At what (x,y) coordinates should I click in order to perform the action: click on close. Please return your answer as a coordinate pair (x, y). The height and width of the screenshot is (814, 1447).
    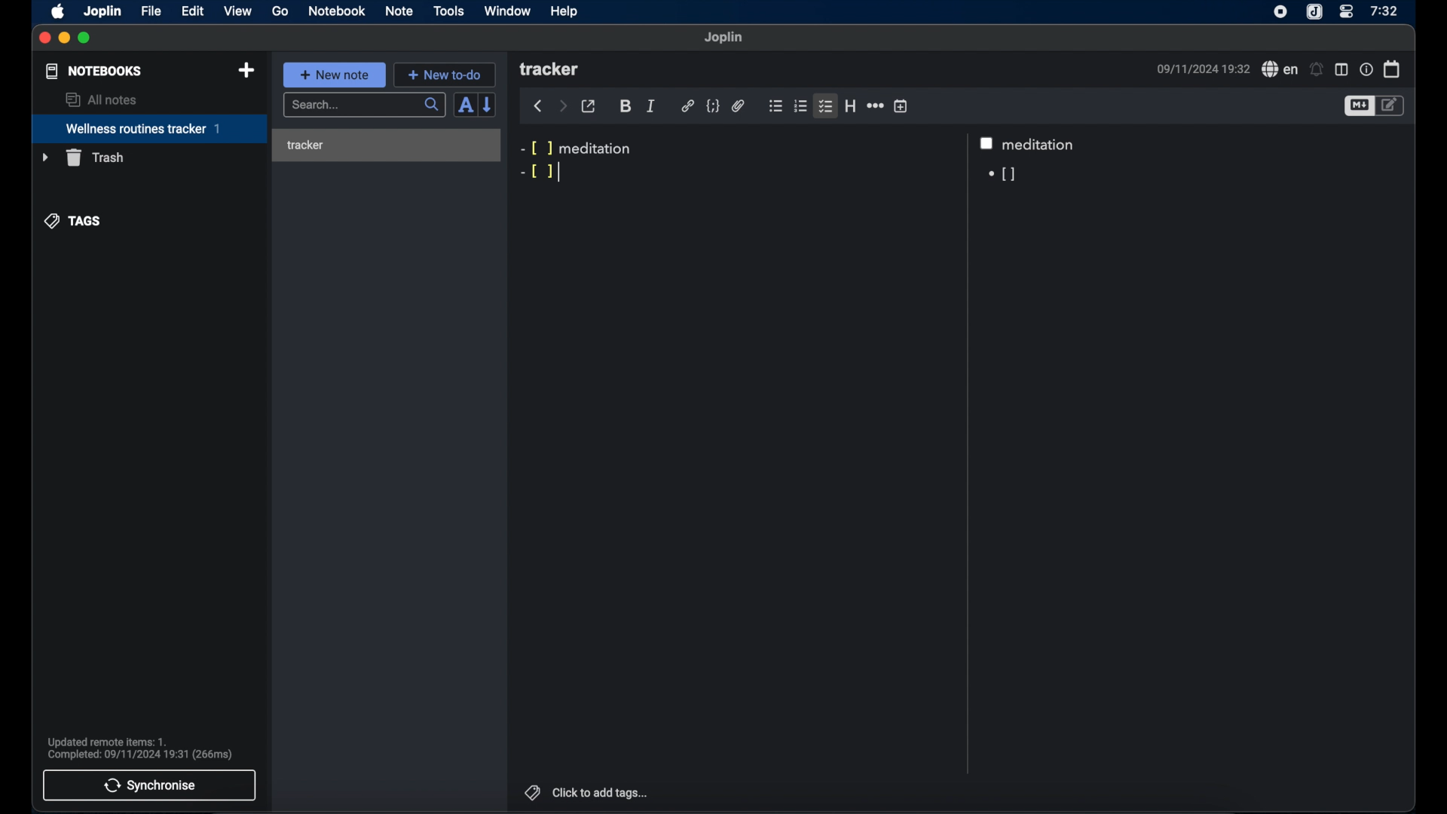
    Looking at the image, I should click on (45, 38).